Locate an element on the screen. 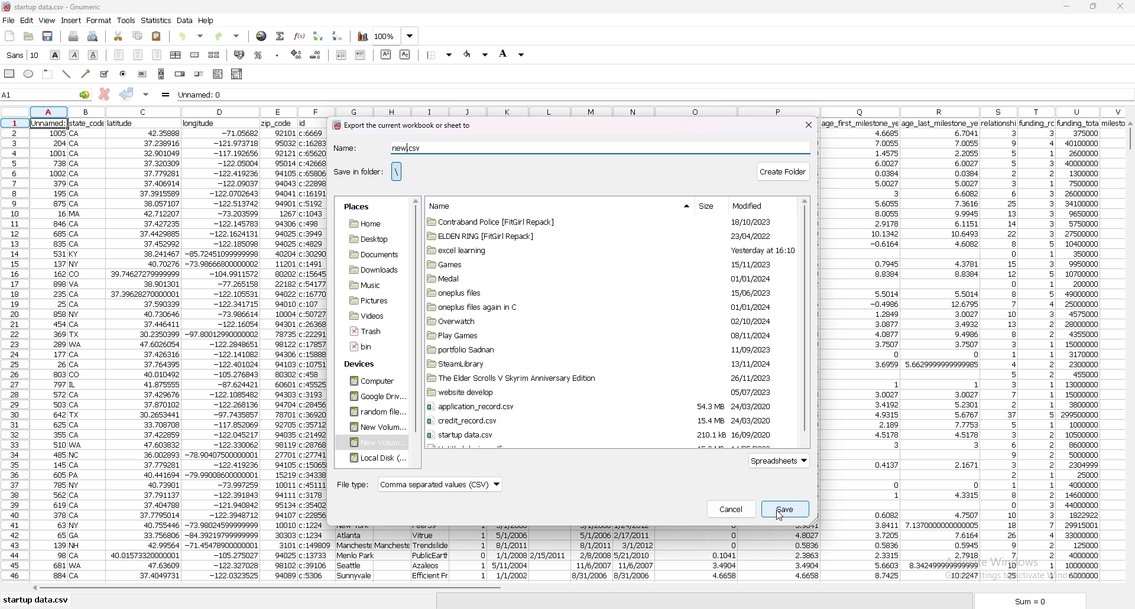  data is located at coordinates (1037, 348).